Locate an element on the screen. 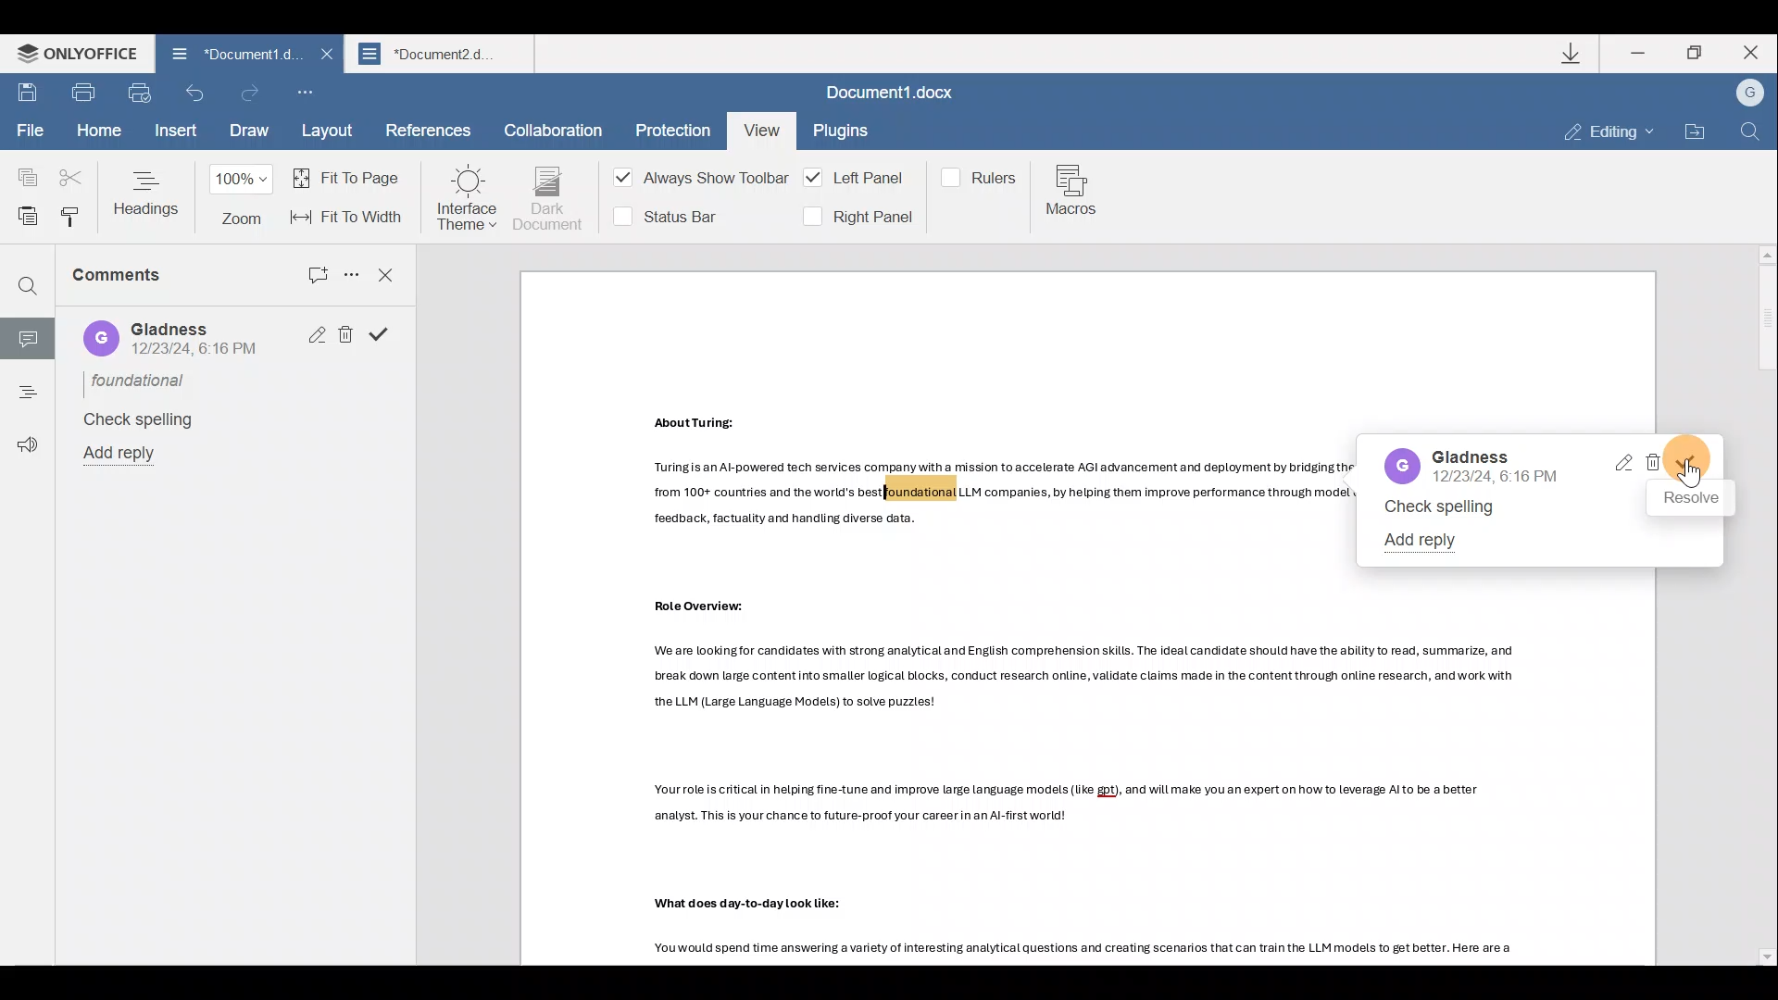 The width and height of the screenshot is (1778, 1000). Edit is located at coordinates (1621, 464).